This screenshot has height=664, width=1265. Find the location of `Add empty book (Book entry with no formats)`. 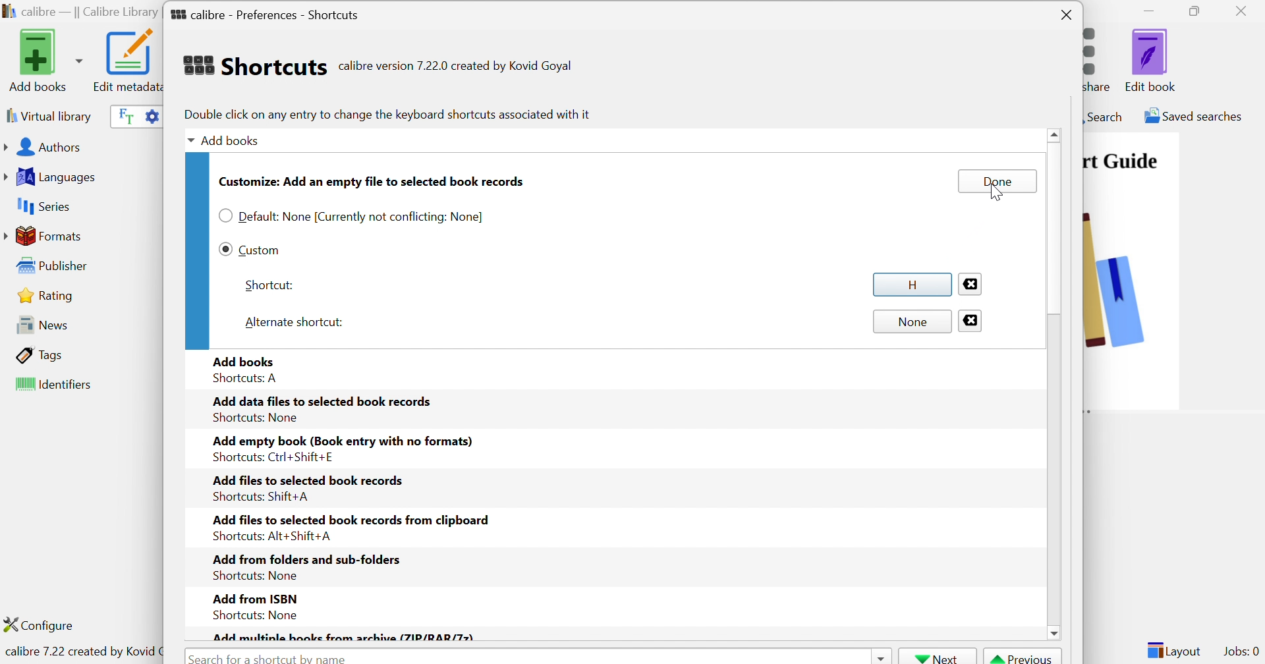

Add empty book (Book entry with no formats) is located at coordinates (342, 442).